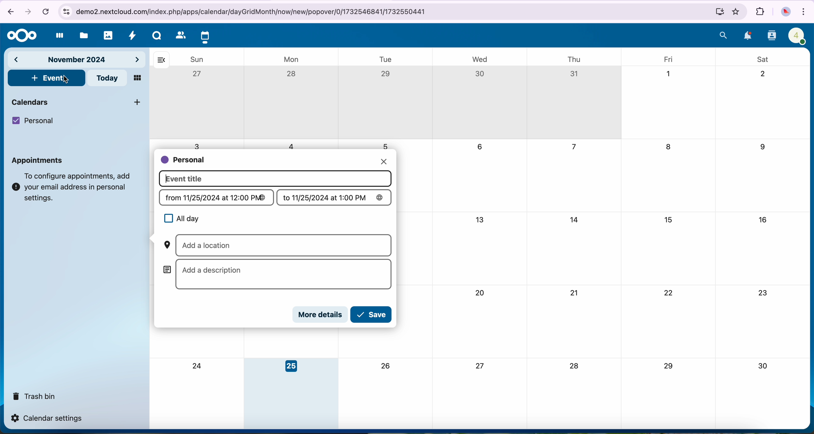  What do you see at coordinates (33, 395) in the screenshot?
I see `trash bin` at bounding box center [33, 395].